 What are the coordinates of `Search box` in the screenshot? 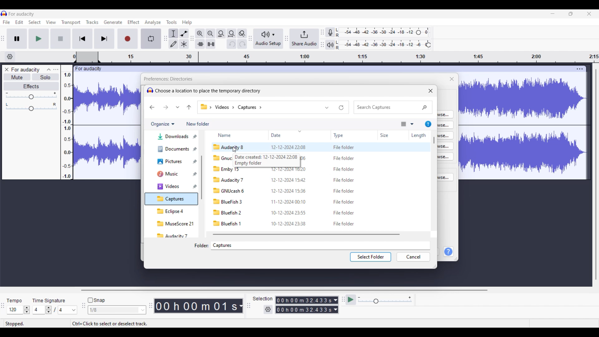 It's located at (393, 107).